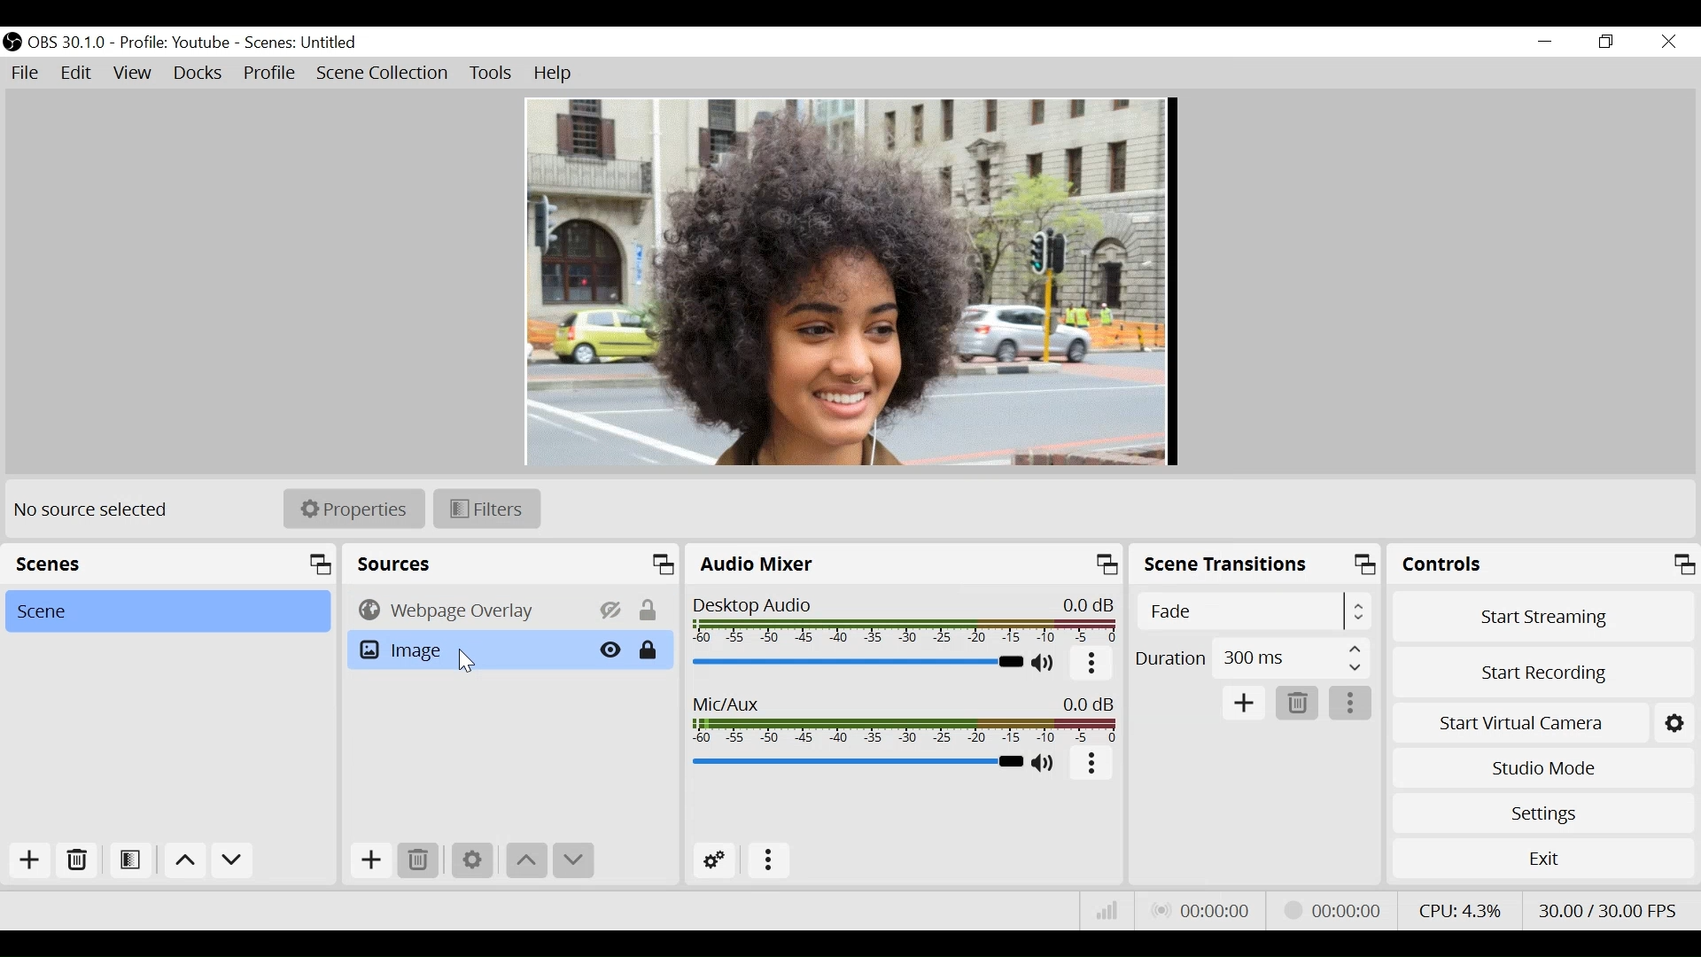 This screenshot has width=1701, height=957. Describe the element at coordinates (1251, 660) in the screenshot. I see `Duration` at that location.